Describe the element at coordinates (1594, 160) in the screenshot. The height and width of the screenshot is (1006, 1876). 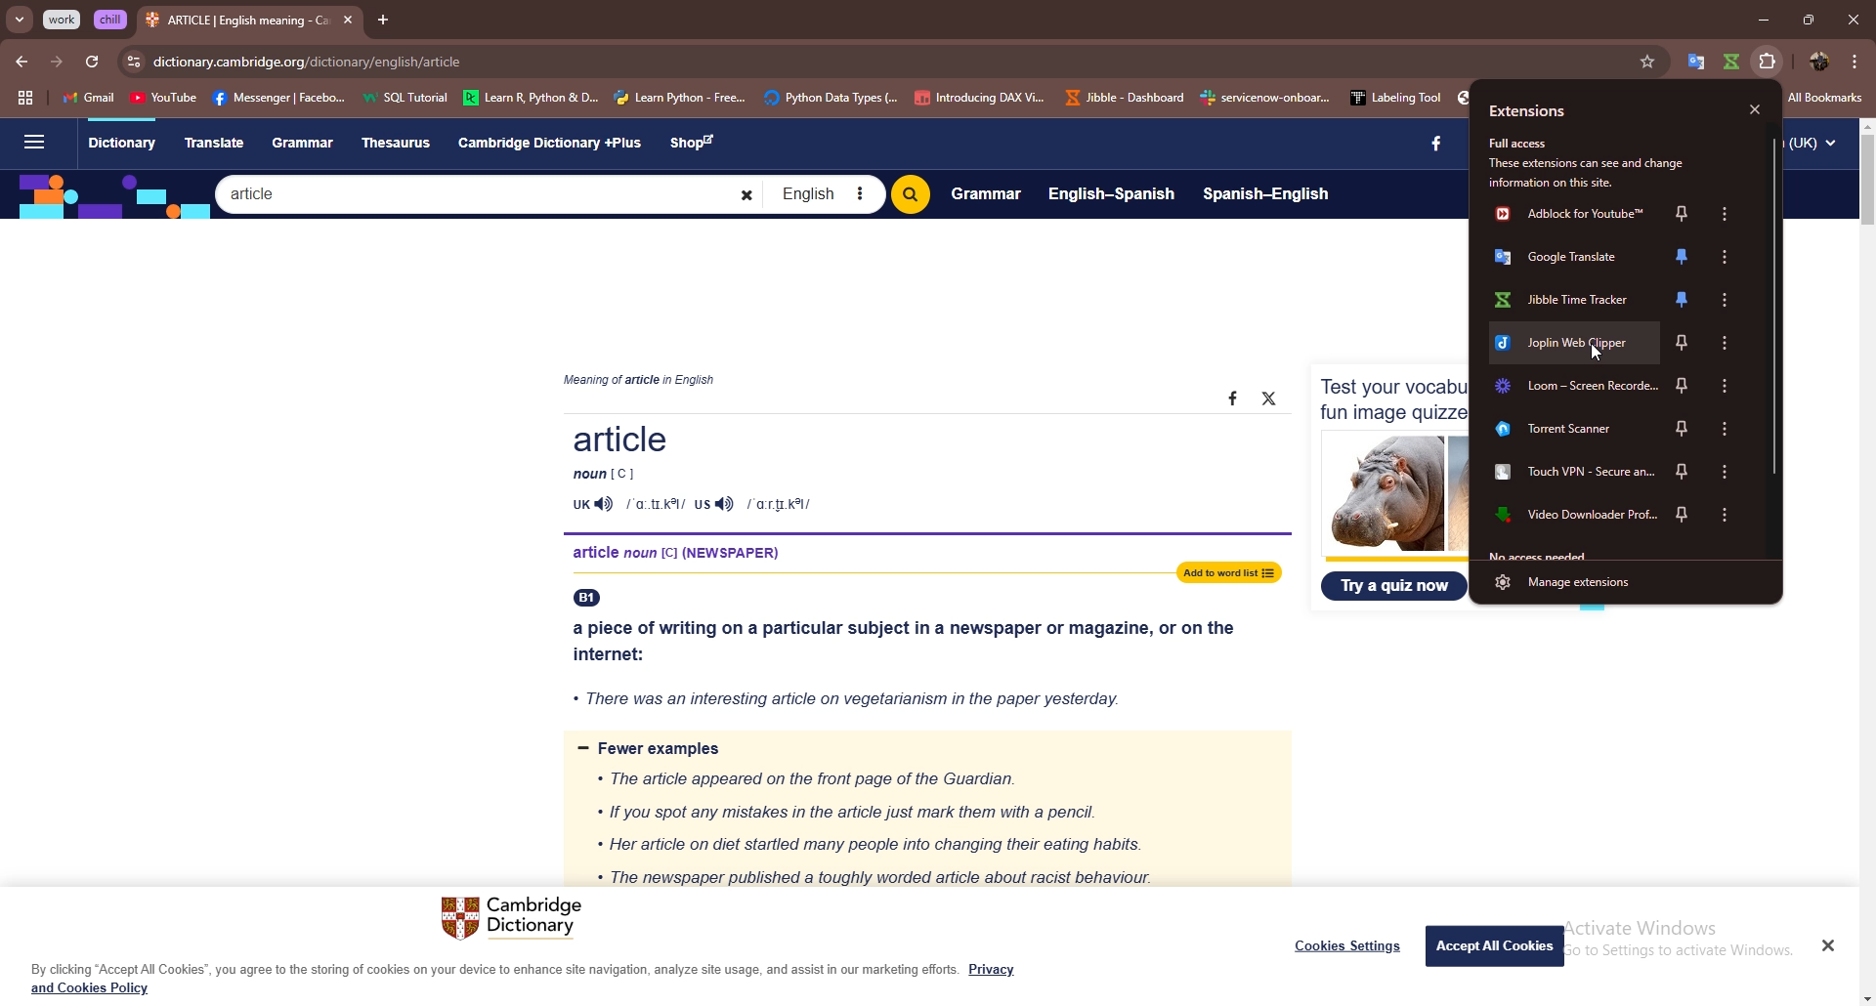
I see `full access description` at that location.